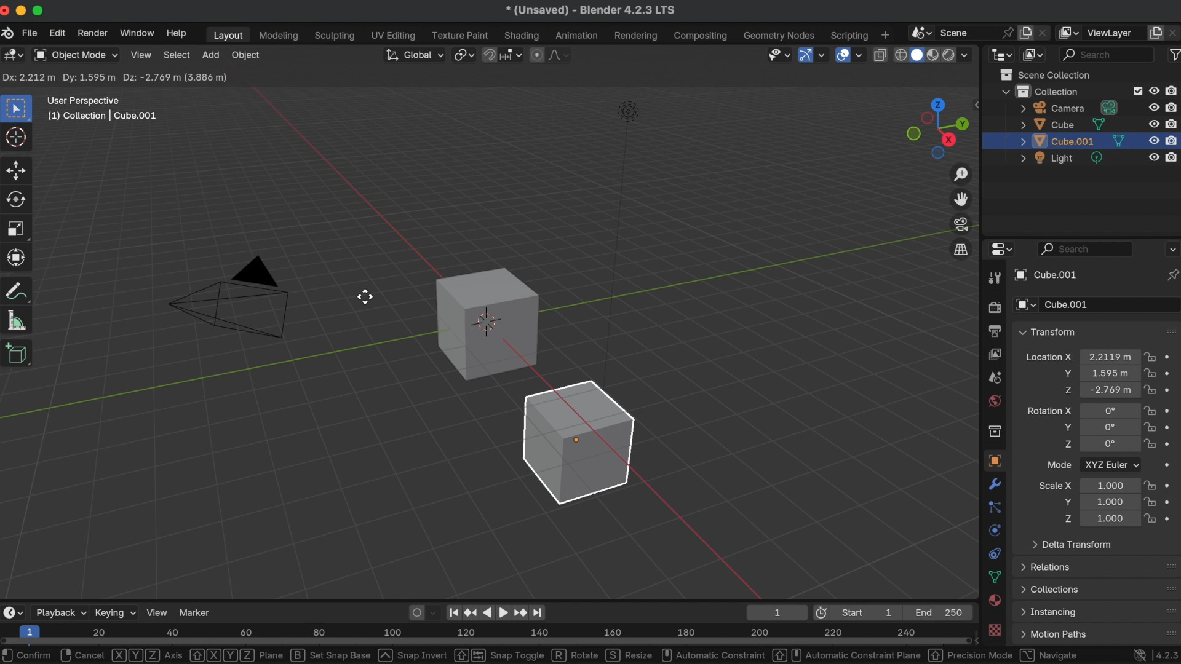  What do you see at coordinates (18, 257) in the screenshot?
I see `scale` at bounding box center [18, 257].